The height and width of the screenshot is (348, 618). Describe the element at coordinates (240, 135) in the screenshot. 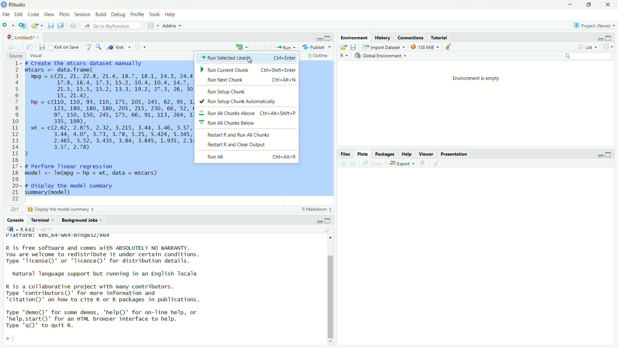

I see `Restart R and Run All Chunks` at that location.